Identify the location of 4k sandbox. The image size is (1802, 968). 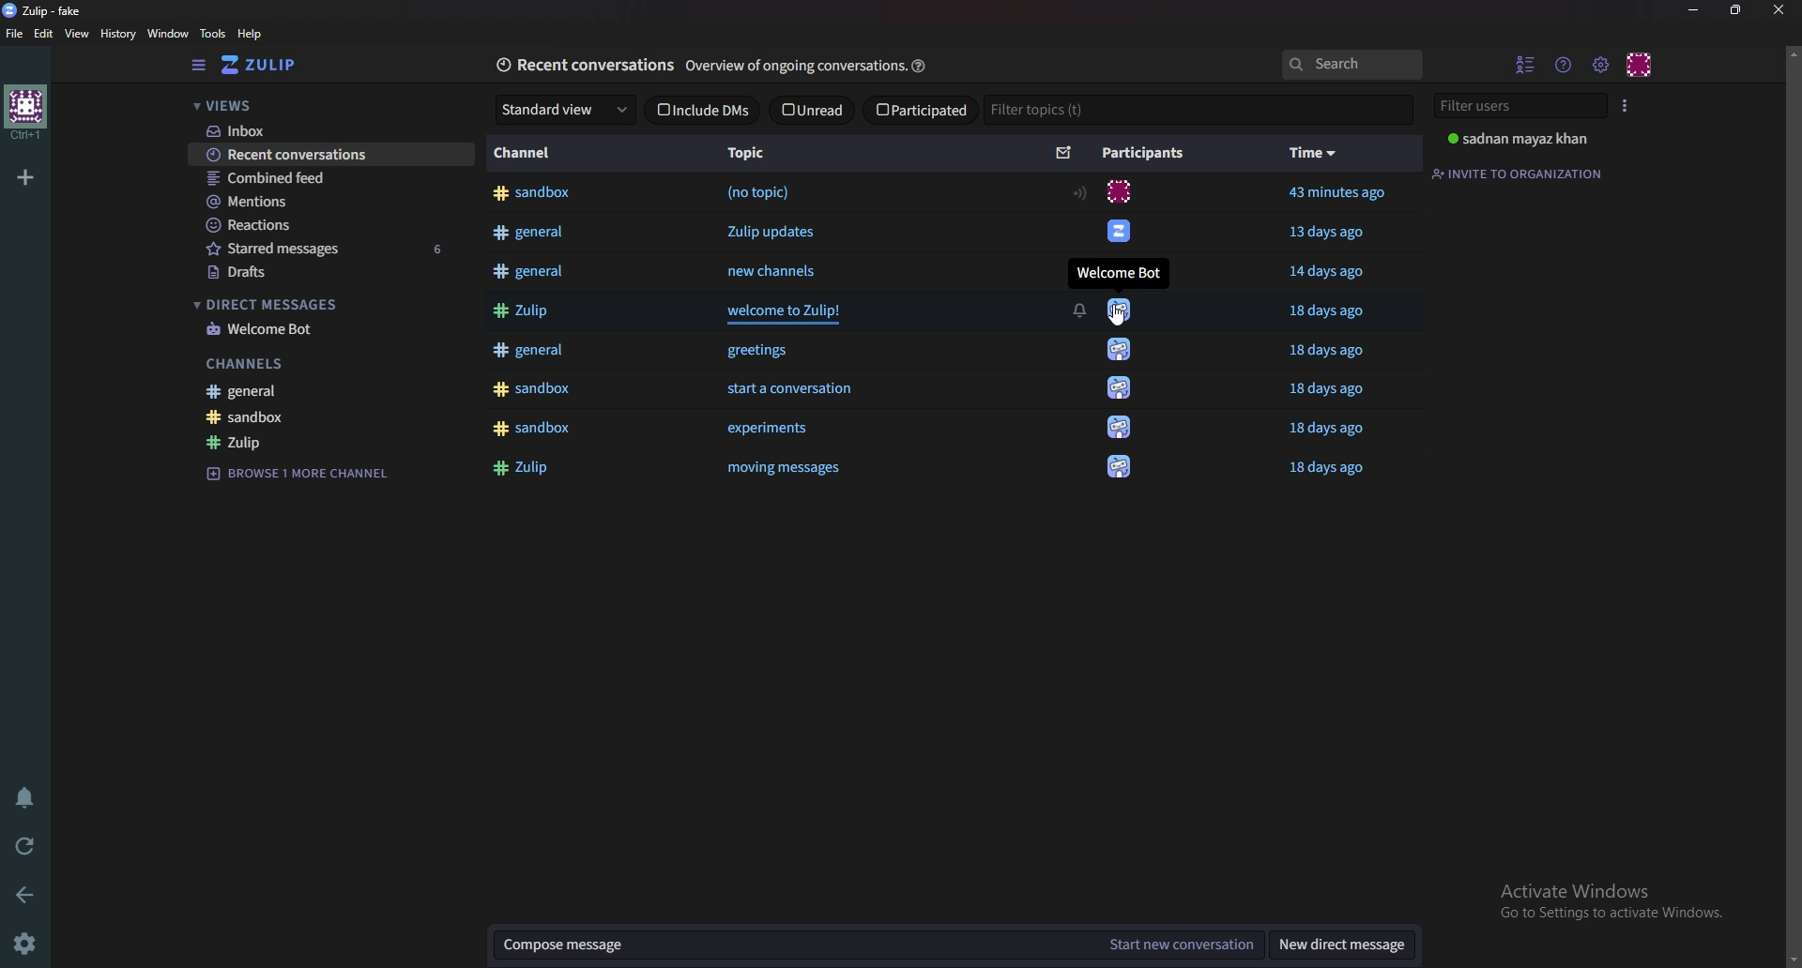
(538, 389).